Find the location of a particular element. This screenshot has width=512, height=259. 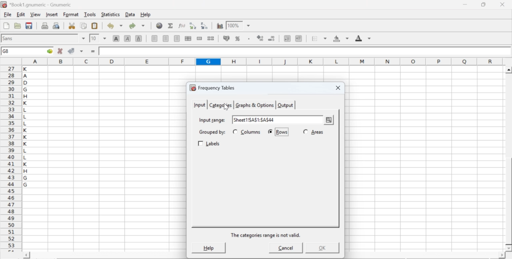

split merged ranges of cells is located at coordinates (210, 38).